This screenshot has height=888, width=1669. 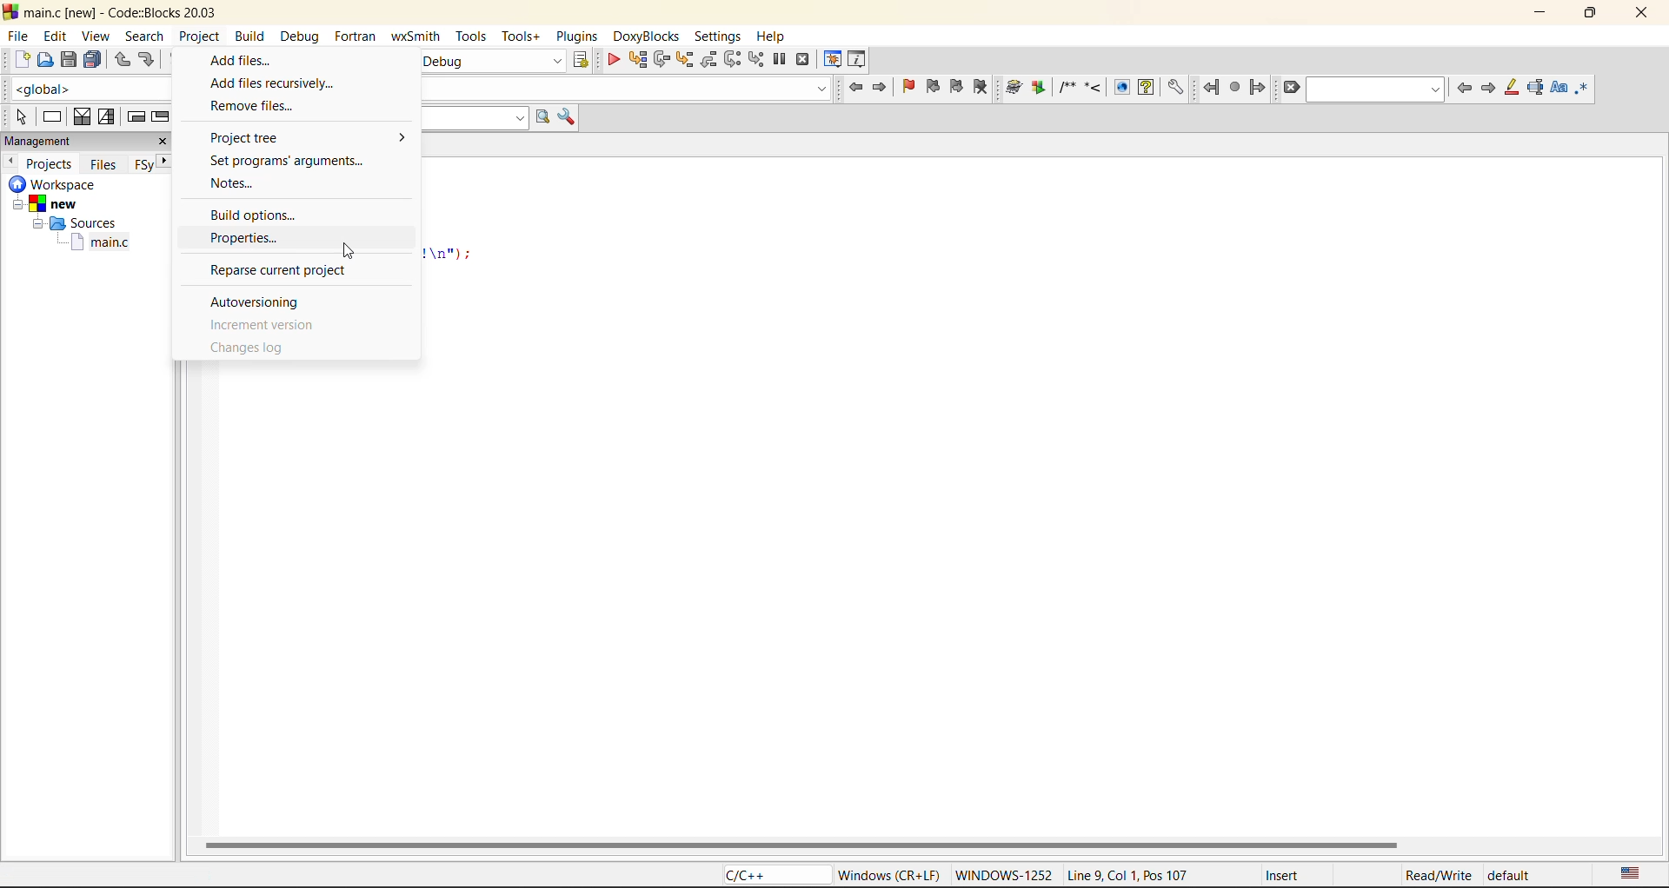 What do you see at coordinates (934, 87) in the screenshot?
I see `previous bookmark` at bounding box center [934, 87].